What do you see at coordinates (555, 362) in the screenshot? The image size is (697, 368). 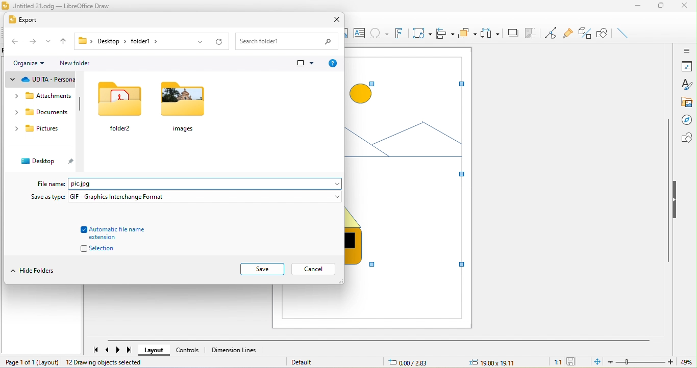 I see `1:1` at bounding box center [555, 362].